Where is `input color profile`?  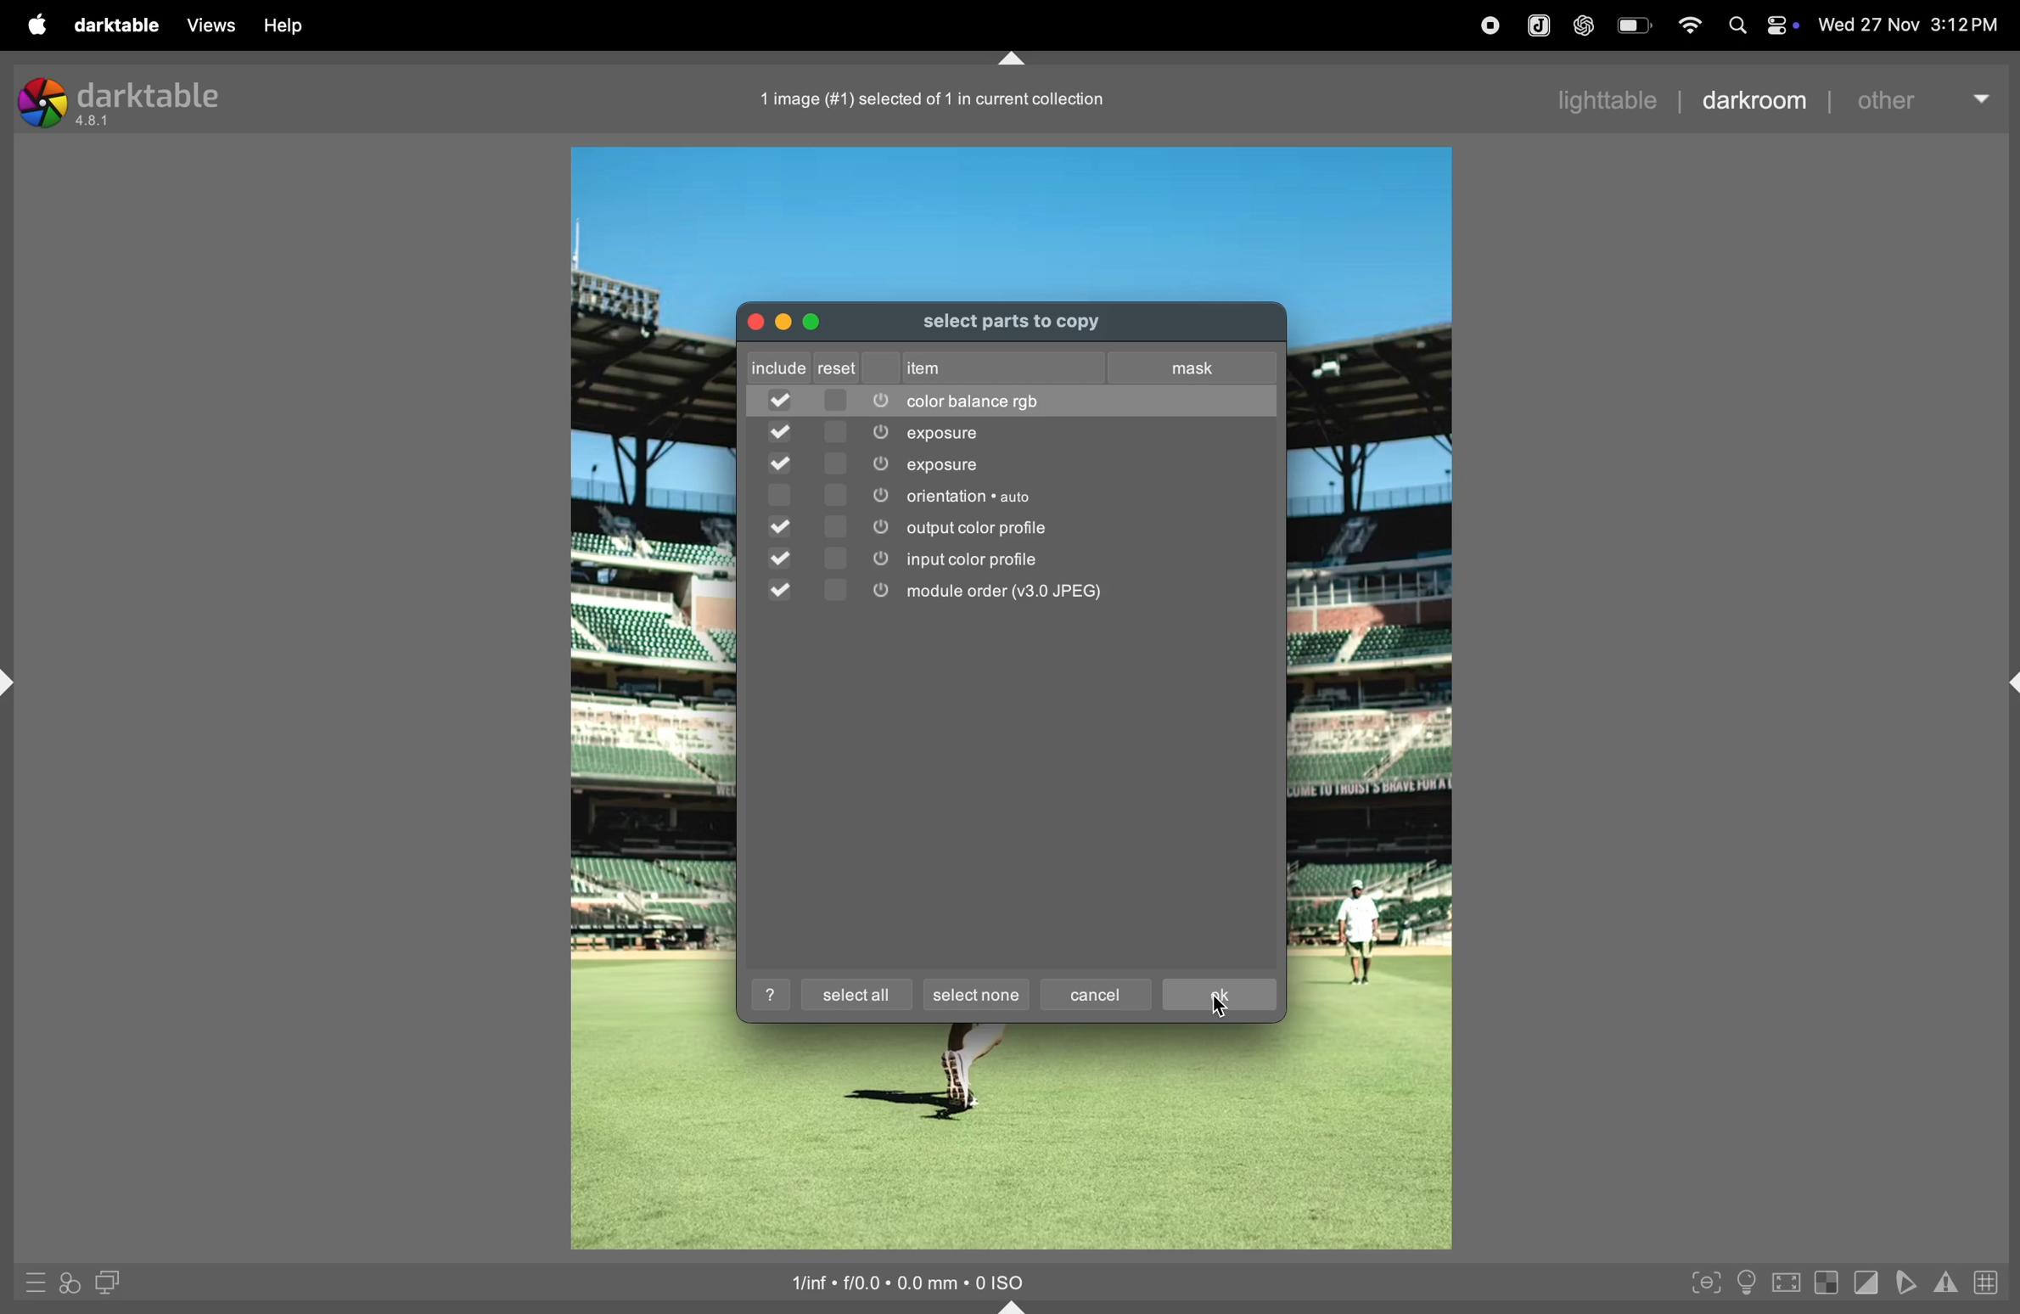 input color profile is located at coordinates (1043, 559).